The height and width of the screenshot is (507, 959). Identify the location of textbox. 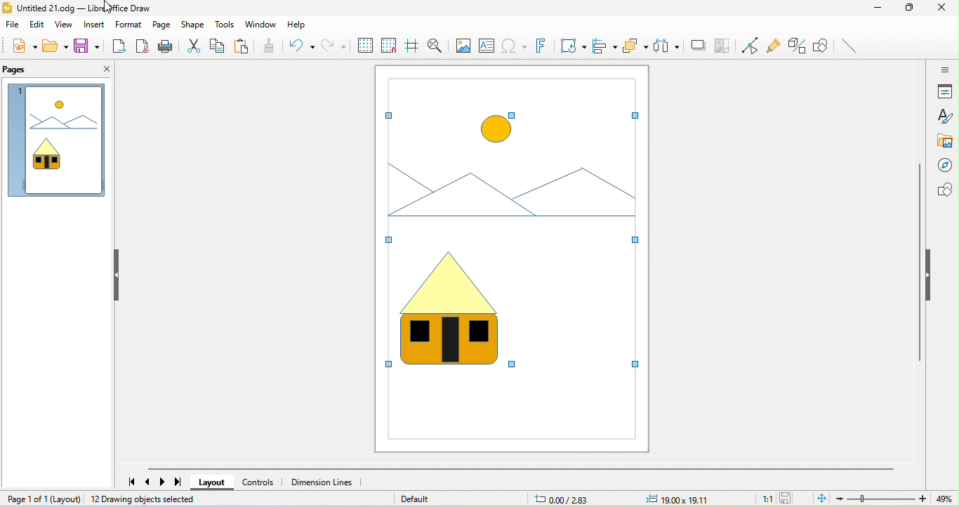
(487, 45).